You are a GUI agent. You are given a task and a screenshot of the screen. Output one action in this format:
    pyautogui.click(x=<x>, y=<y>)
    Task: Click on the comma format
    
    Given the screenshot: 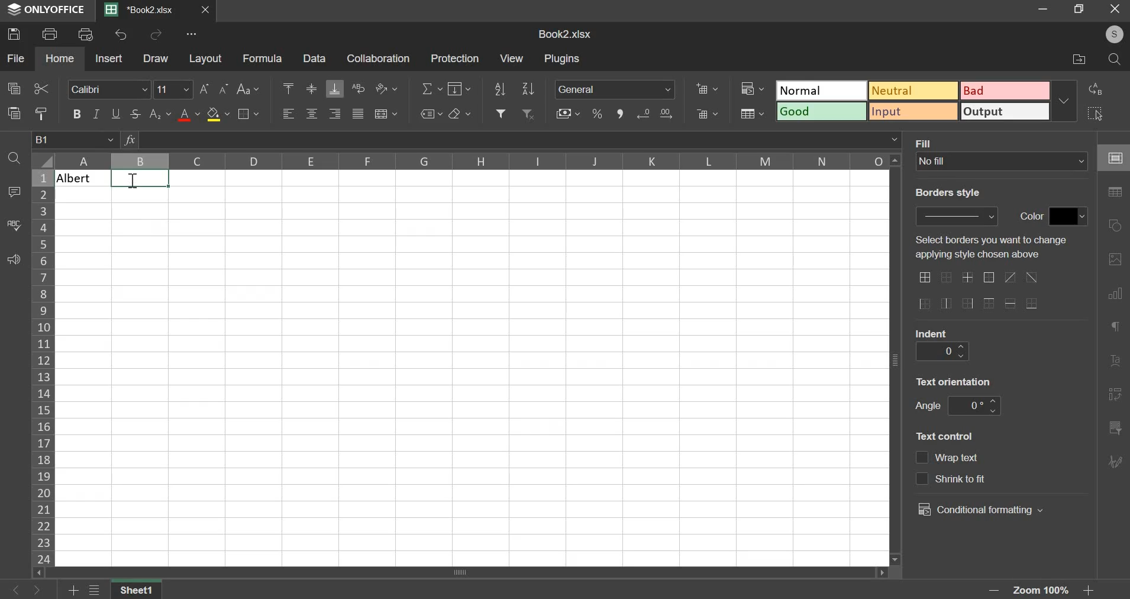 What is the action you would take?
    pyautogui.click(x=619, y=112)
    